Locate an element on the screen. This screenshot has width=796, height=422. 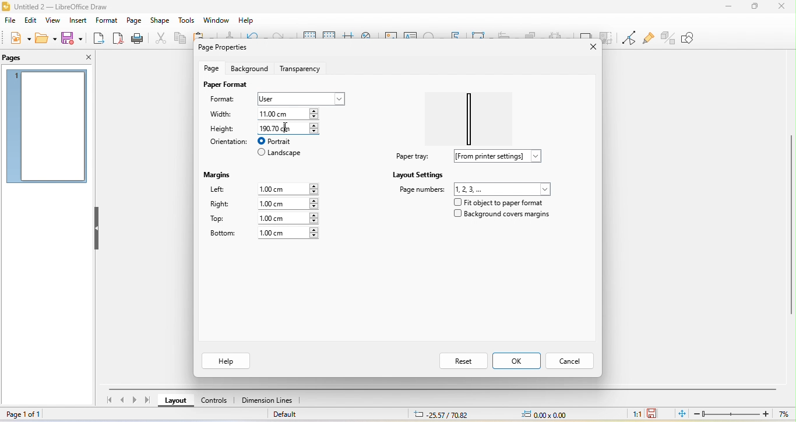
reset is located at coordinates (462, 360).